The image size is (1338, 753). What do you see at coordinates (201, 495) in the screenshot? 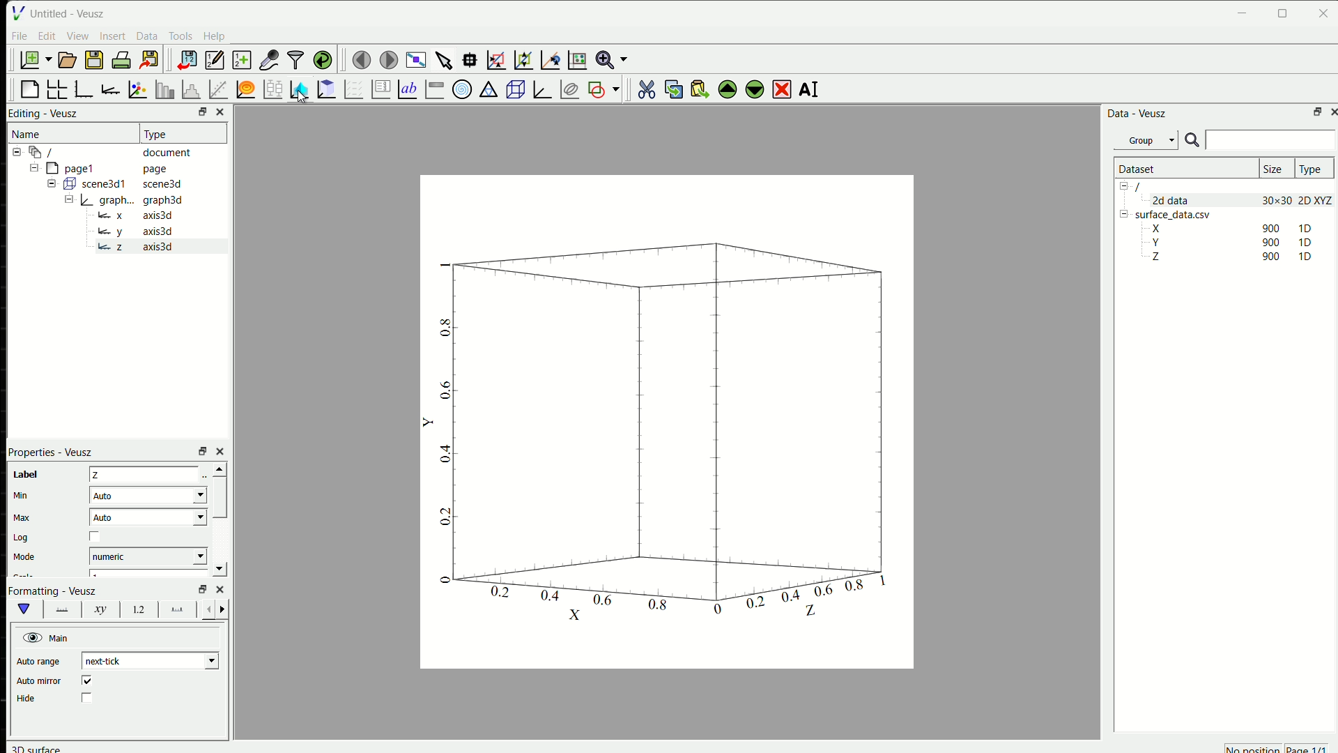
I see `Drop-down ` at bounding box center [201, 495].